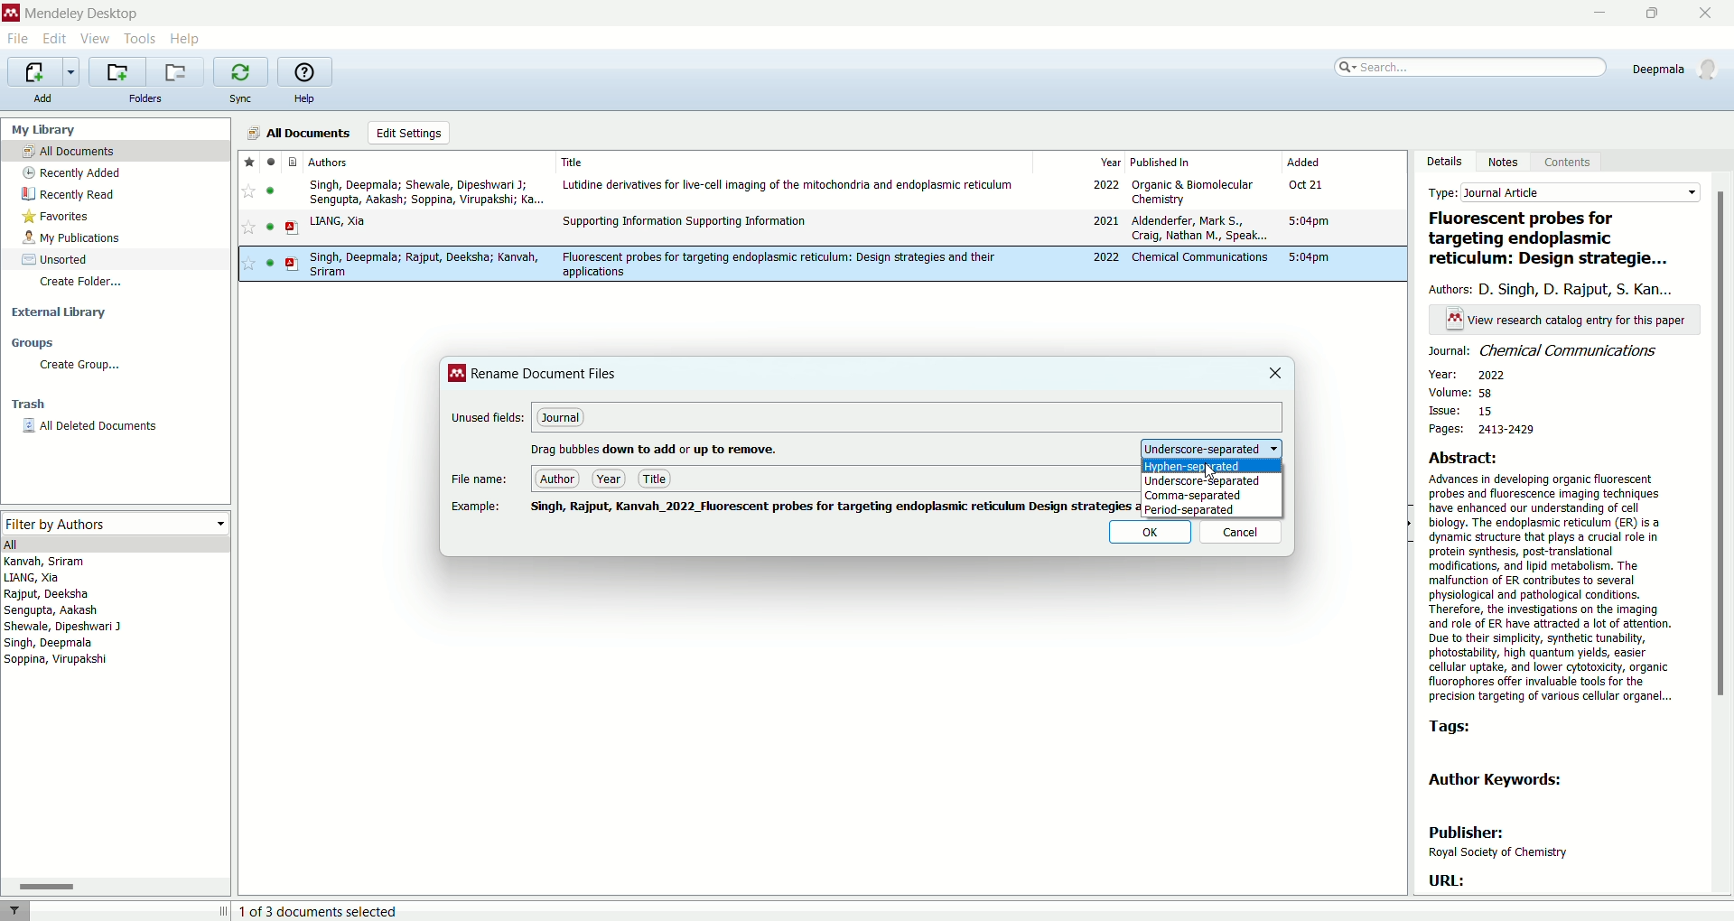 Image resolution: width=1734 pixels, height=921 pixels. What do you see at coordinates (55, 312) in the screenshot?
I see `external library` at bounding box center [55, 312].